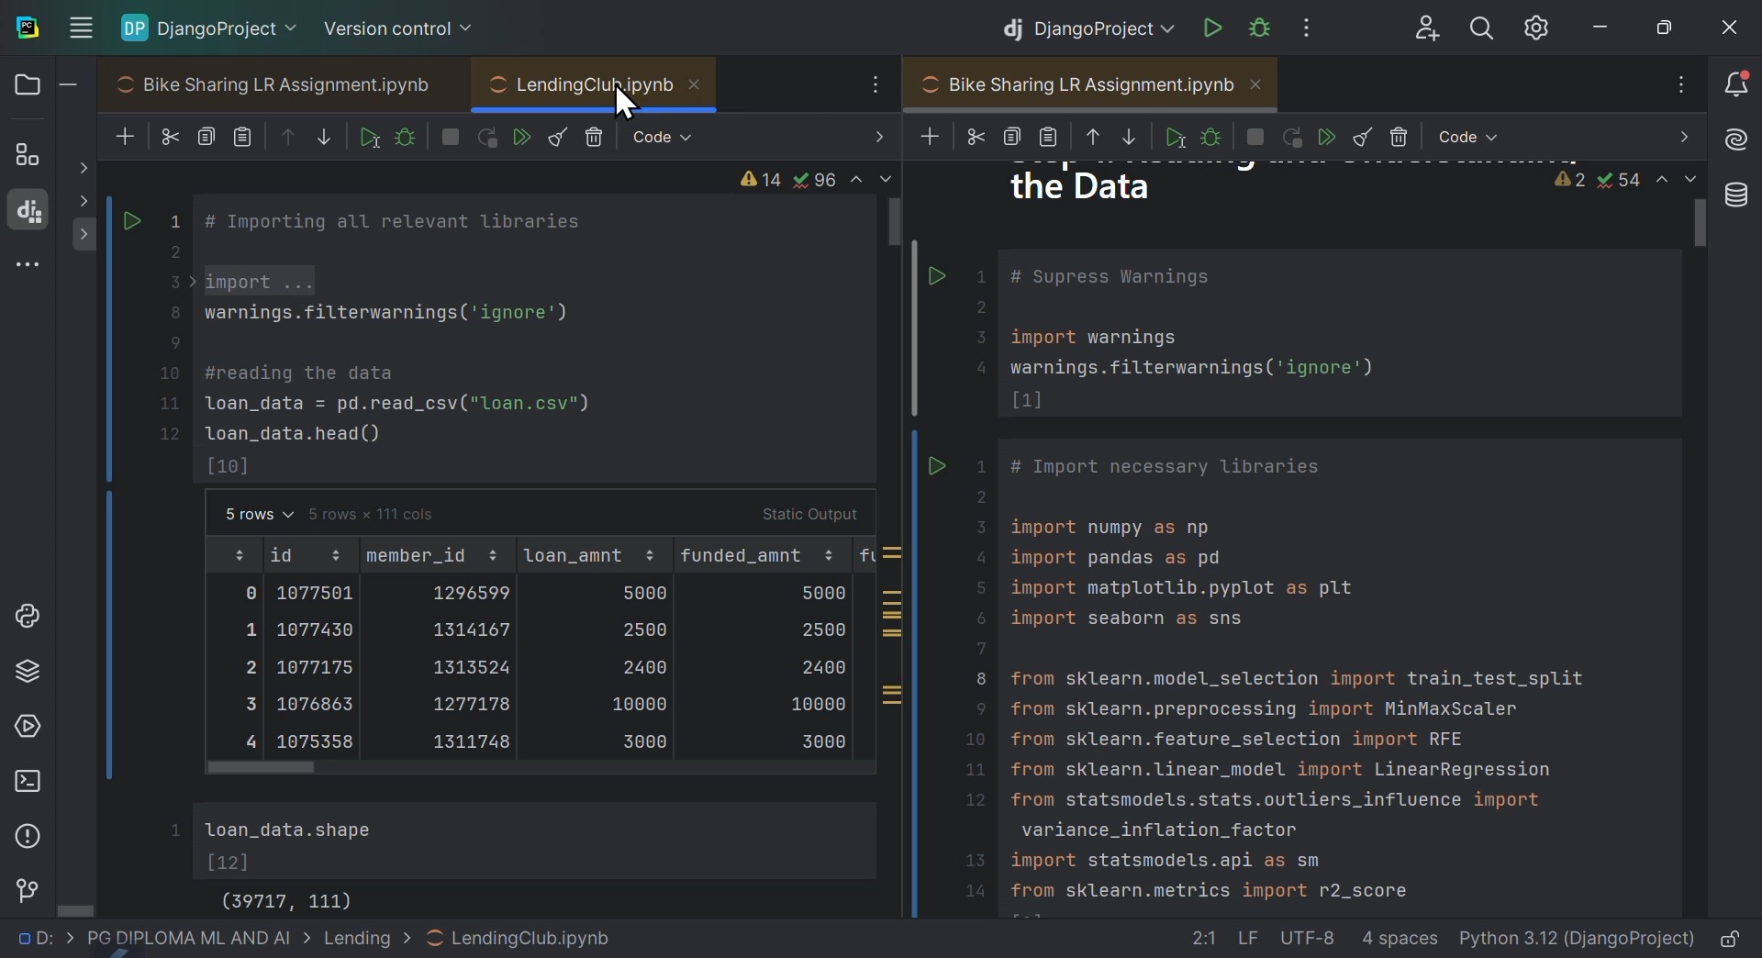 Image resolution: width=1762 pixels, height=958 pixels. What do you see at coordinates (410, 136) in the screenshot?
I see `debug sale` at bounding box center [410, 136].